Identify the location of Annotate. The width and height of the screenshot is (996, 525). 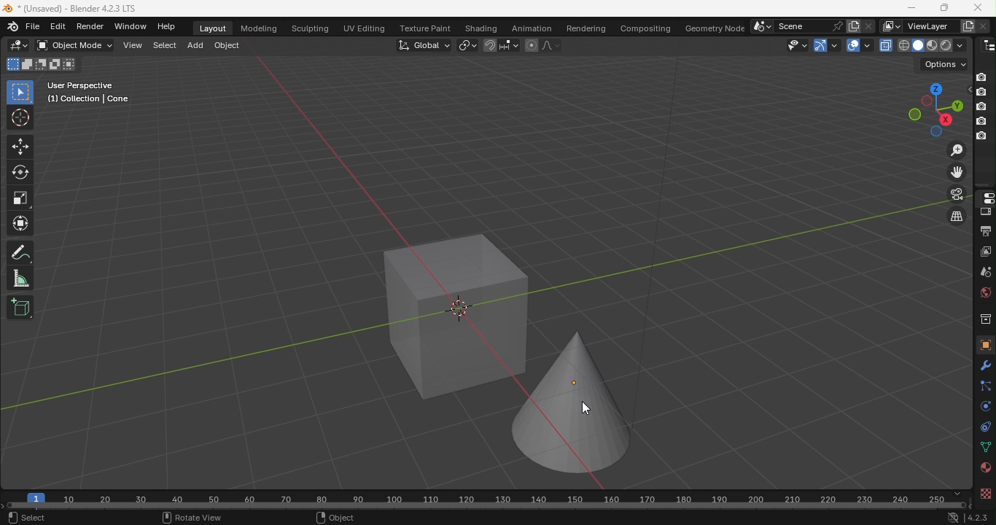
(20, 254).